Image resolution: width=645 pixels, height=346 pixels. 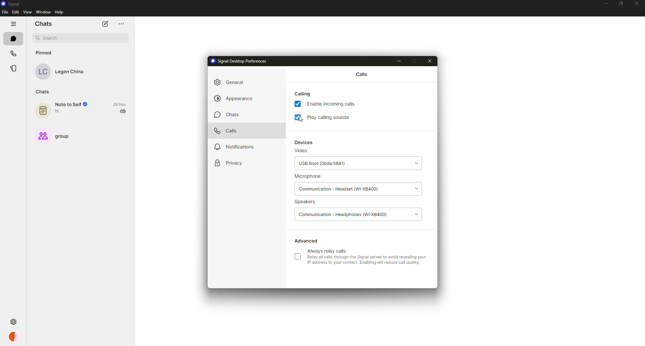 I want to click on window, so click(x=43, y=11).